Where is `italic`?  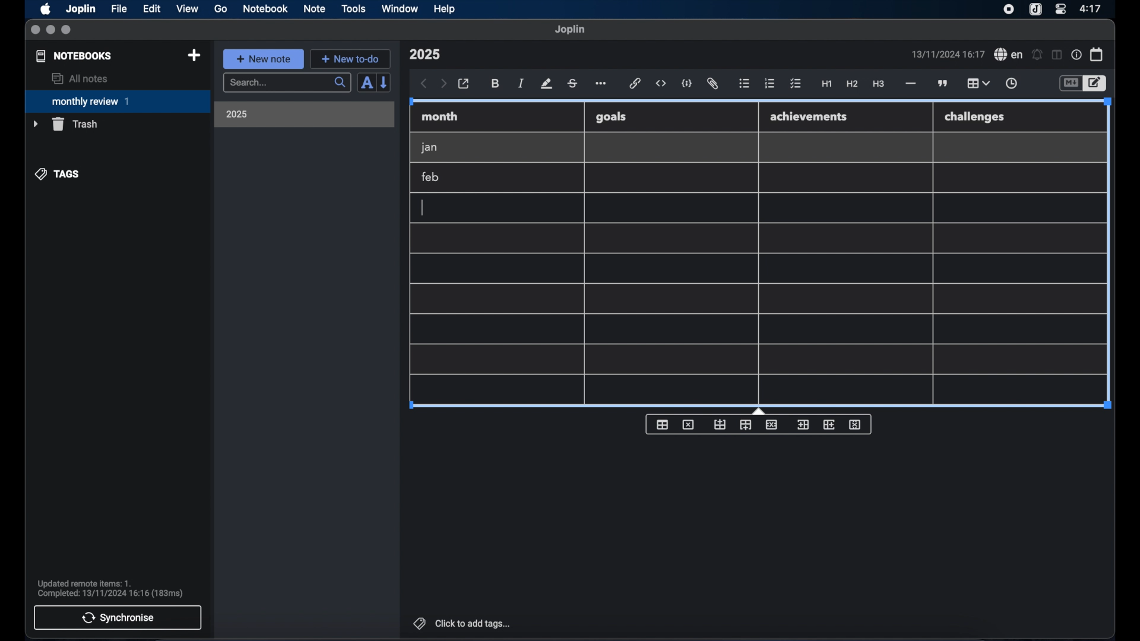
italic is located at coordinates (521, 83).